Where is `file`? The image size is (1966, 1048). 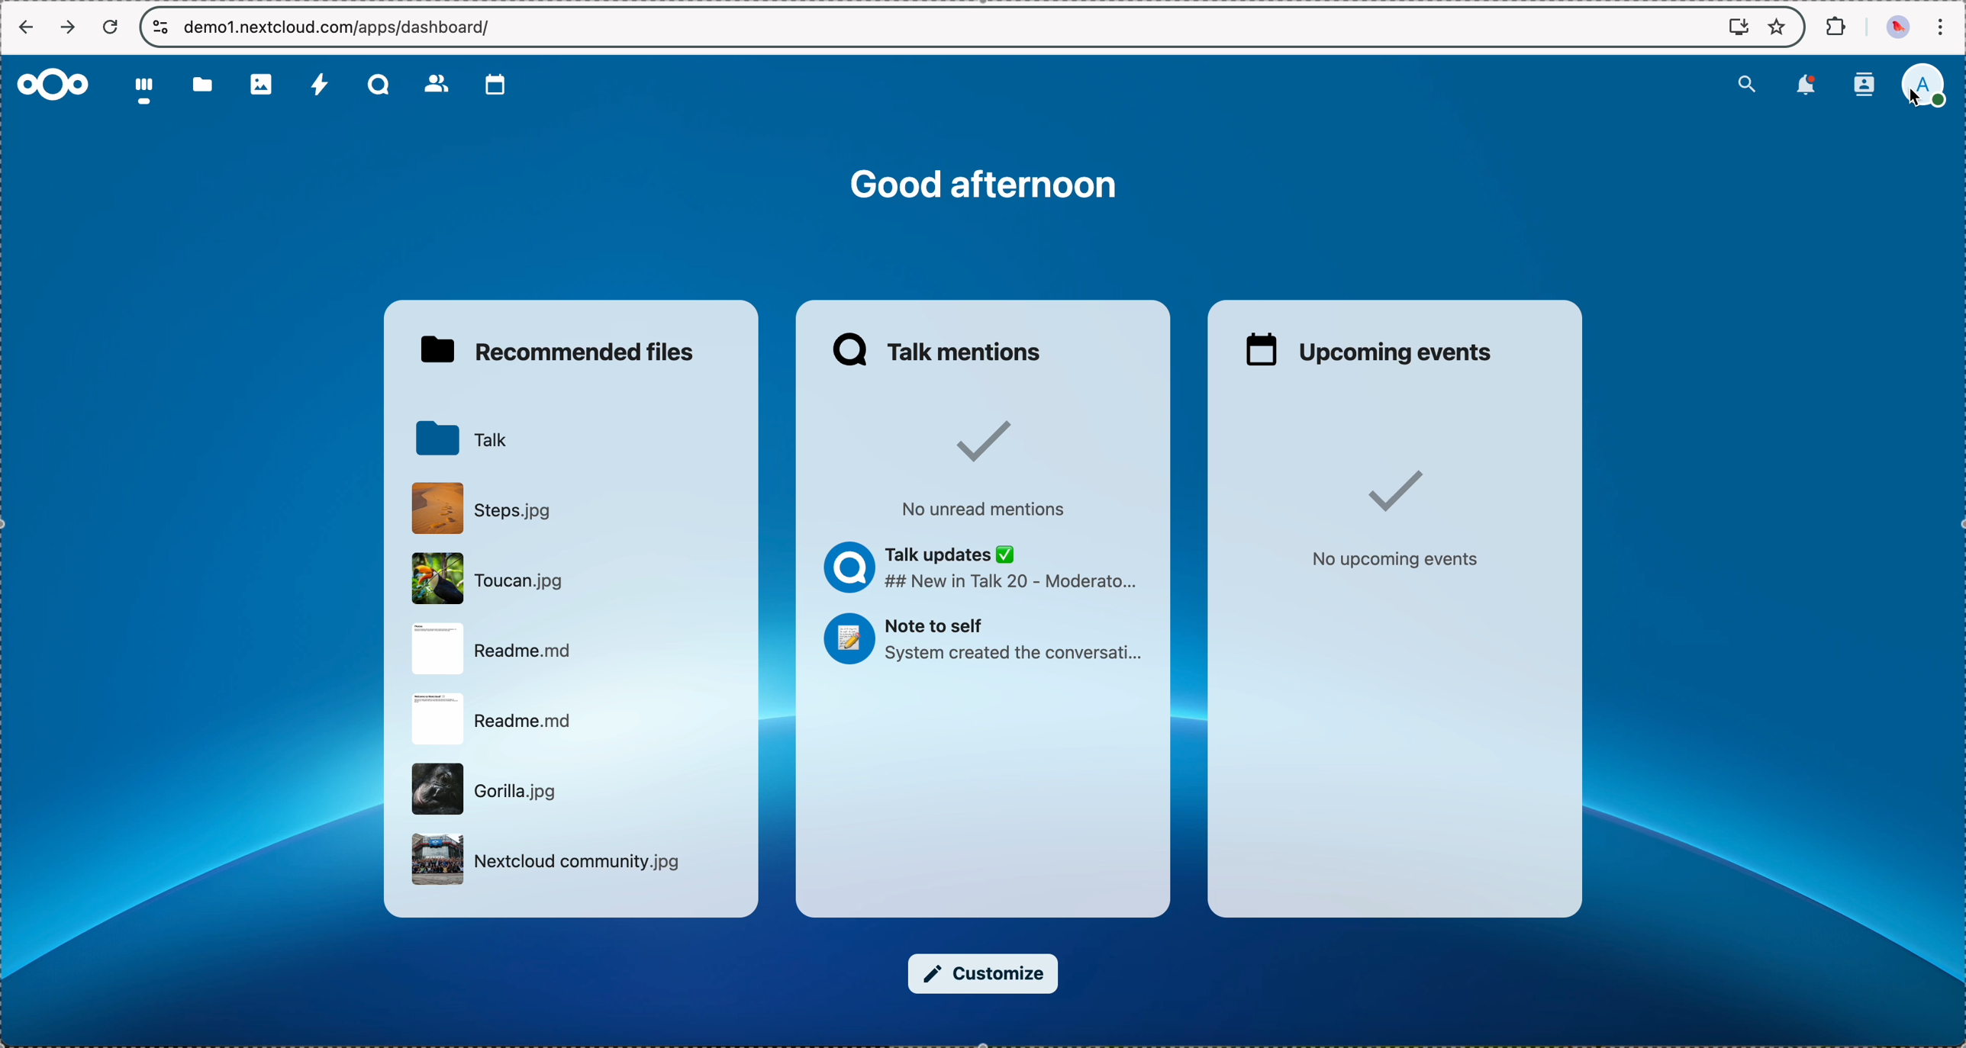
file is located at coordinates (486, 789).